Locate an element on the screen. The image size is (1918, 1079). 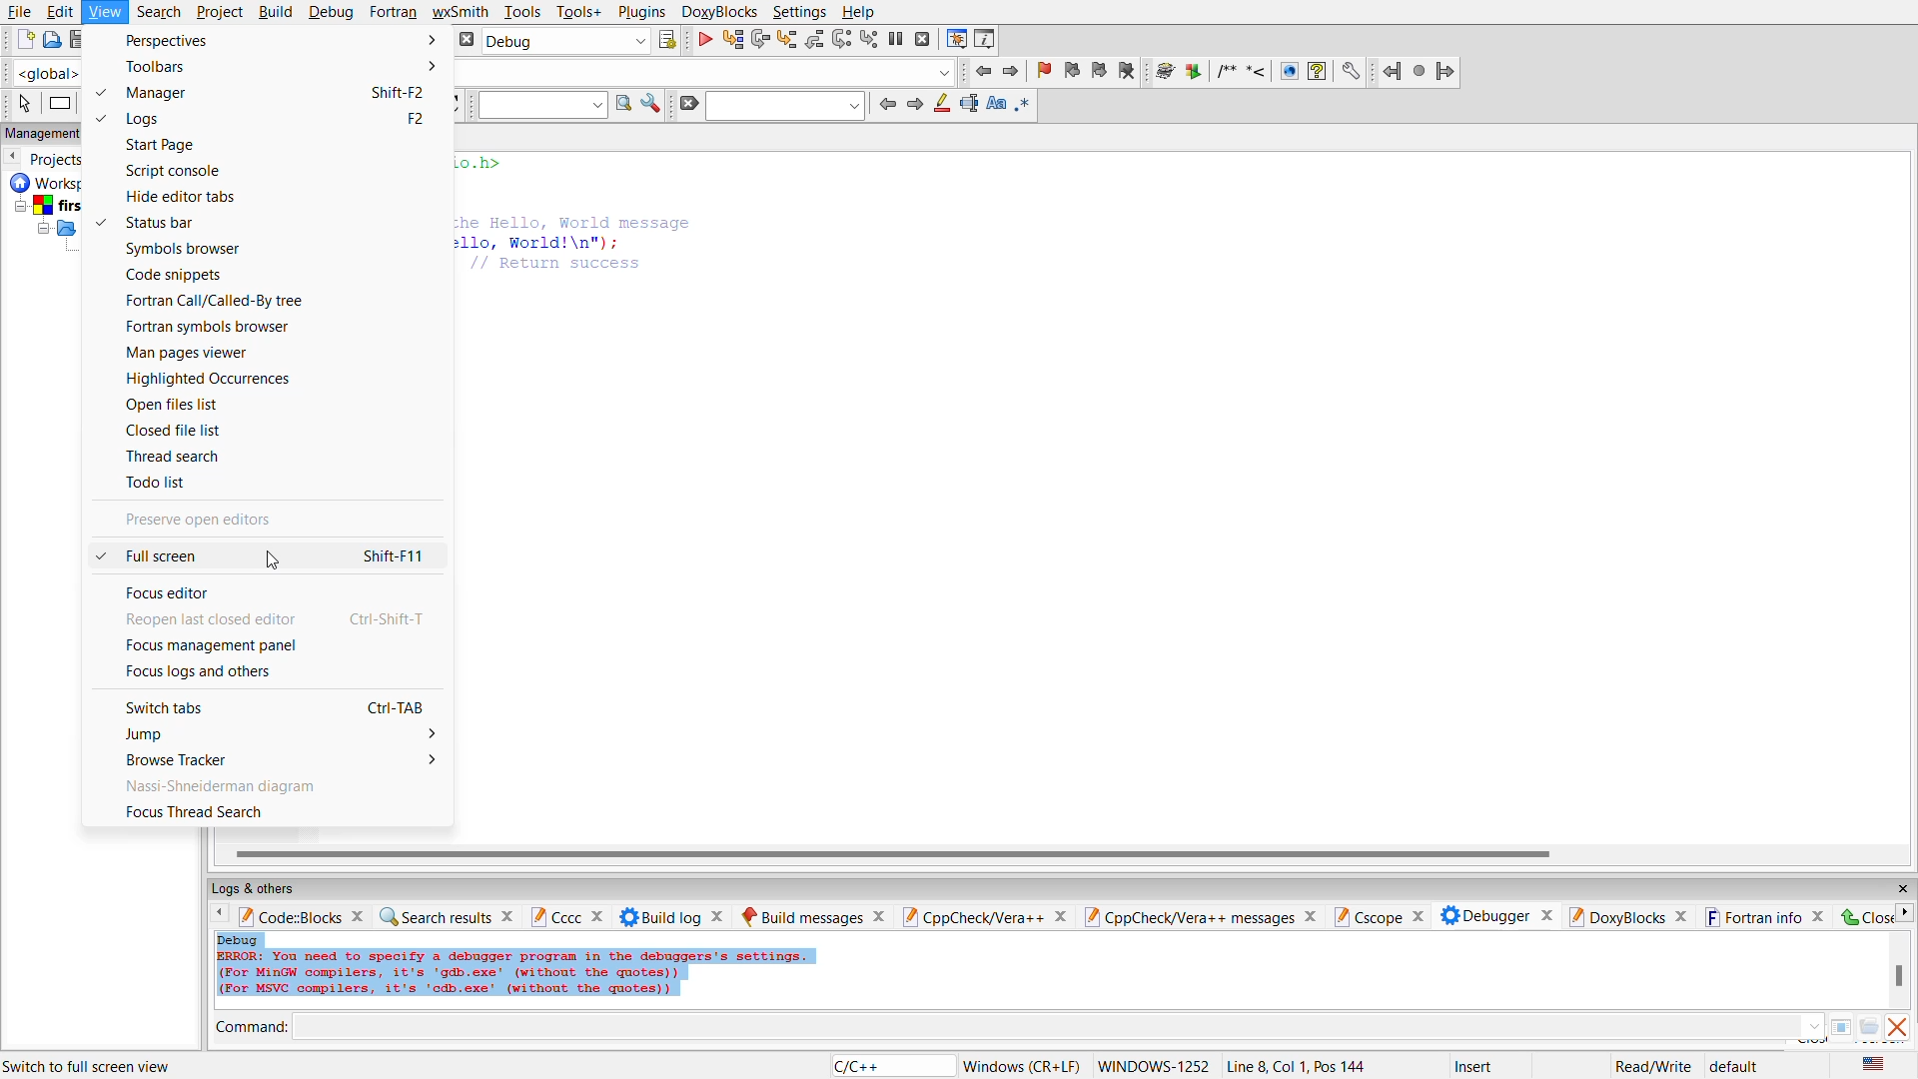
highlight is located at coordinates (945, 106).